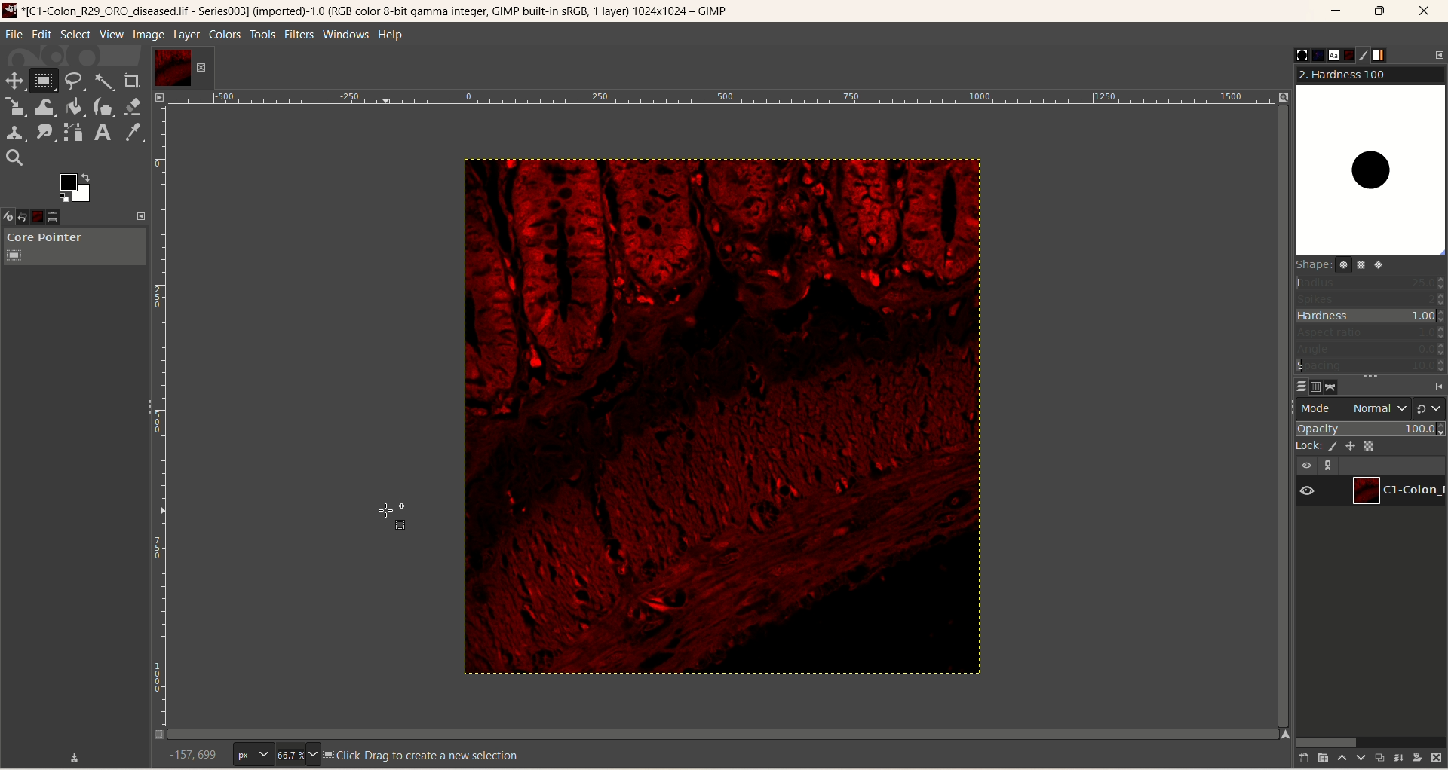  What do you see at coordinates (296, 755) in the screenshot?
I see `zoom factor` at bounding box center [296, 755].